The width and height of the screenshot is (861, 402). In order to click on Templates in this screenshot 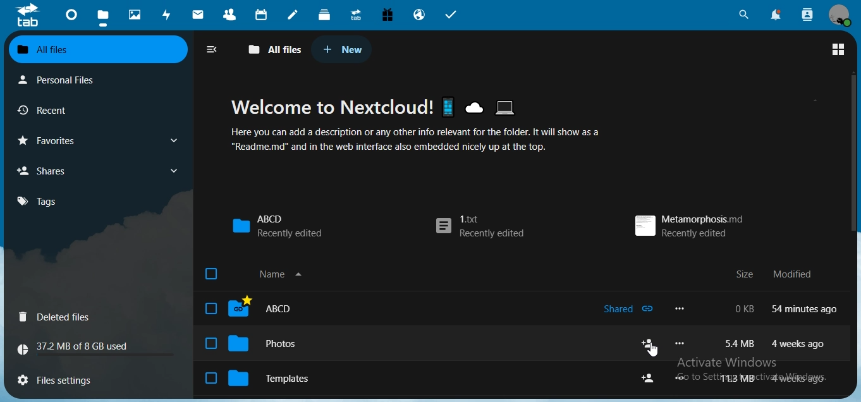, I will do `click(283, 379)`.